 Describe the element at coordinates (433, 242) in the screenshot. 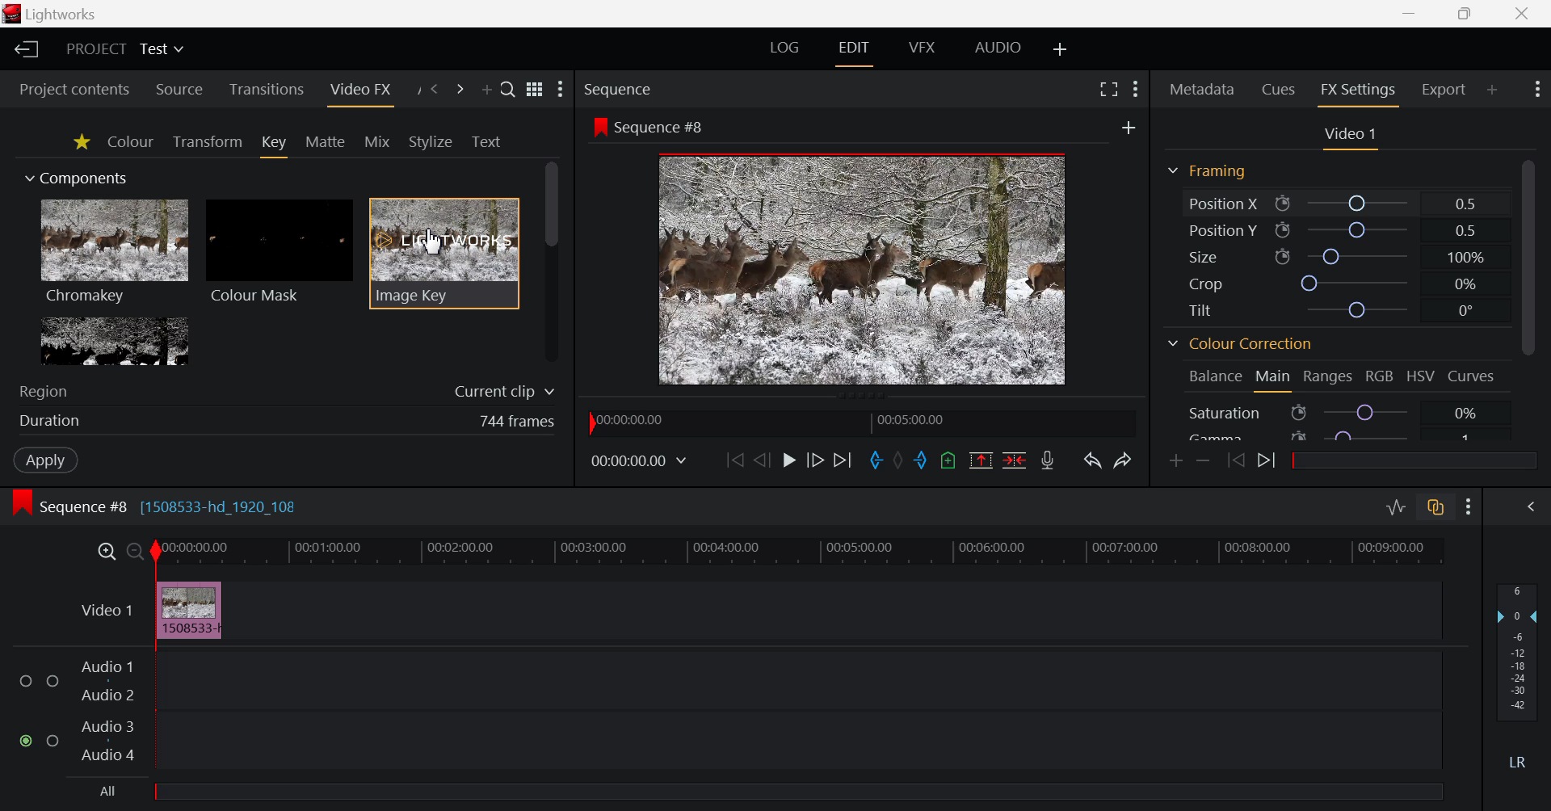

I see `Cursor Position` at that location.